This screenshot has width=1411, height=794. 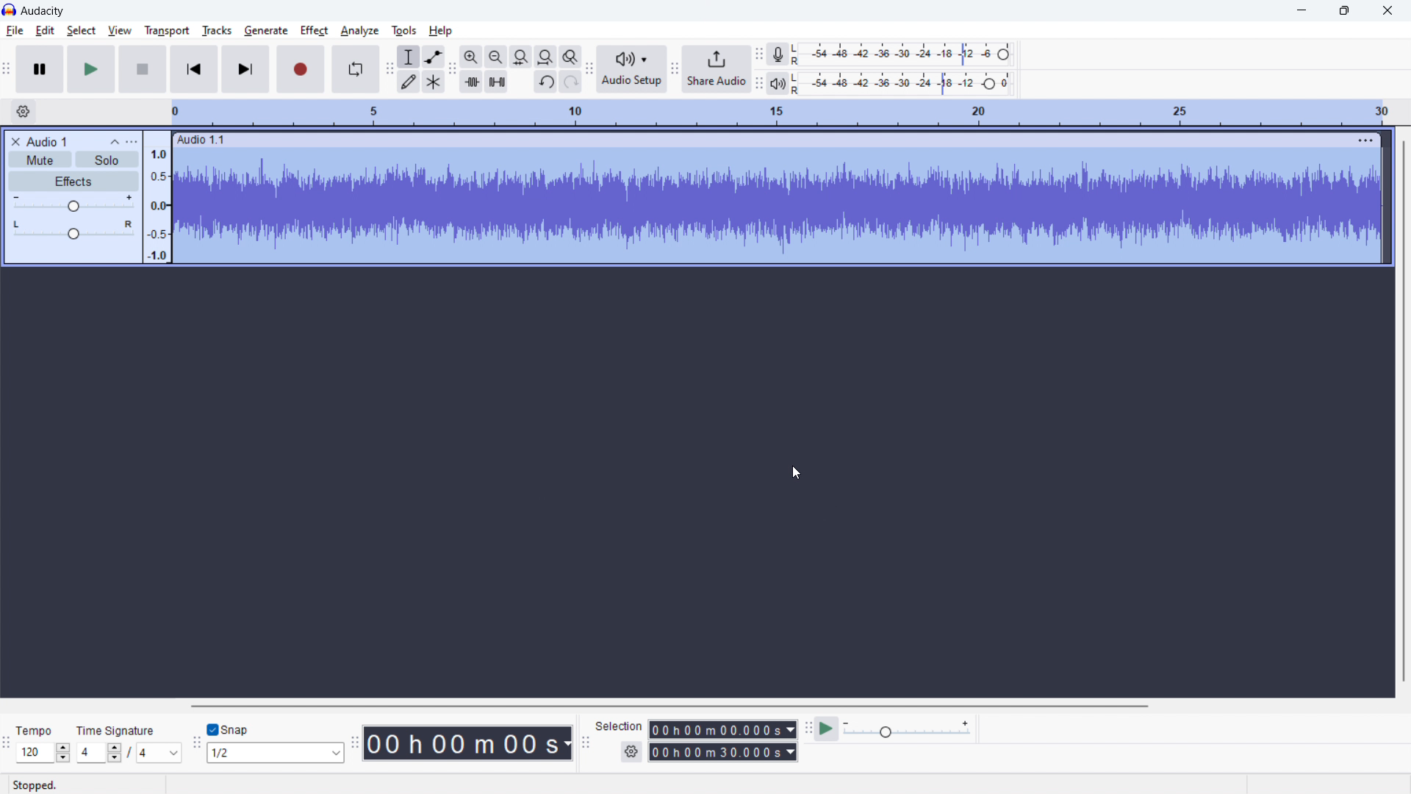 What do you see at coordinates (114, 143) in the screenshot?
I see `collapse` at bounding box center [114, 143].